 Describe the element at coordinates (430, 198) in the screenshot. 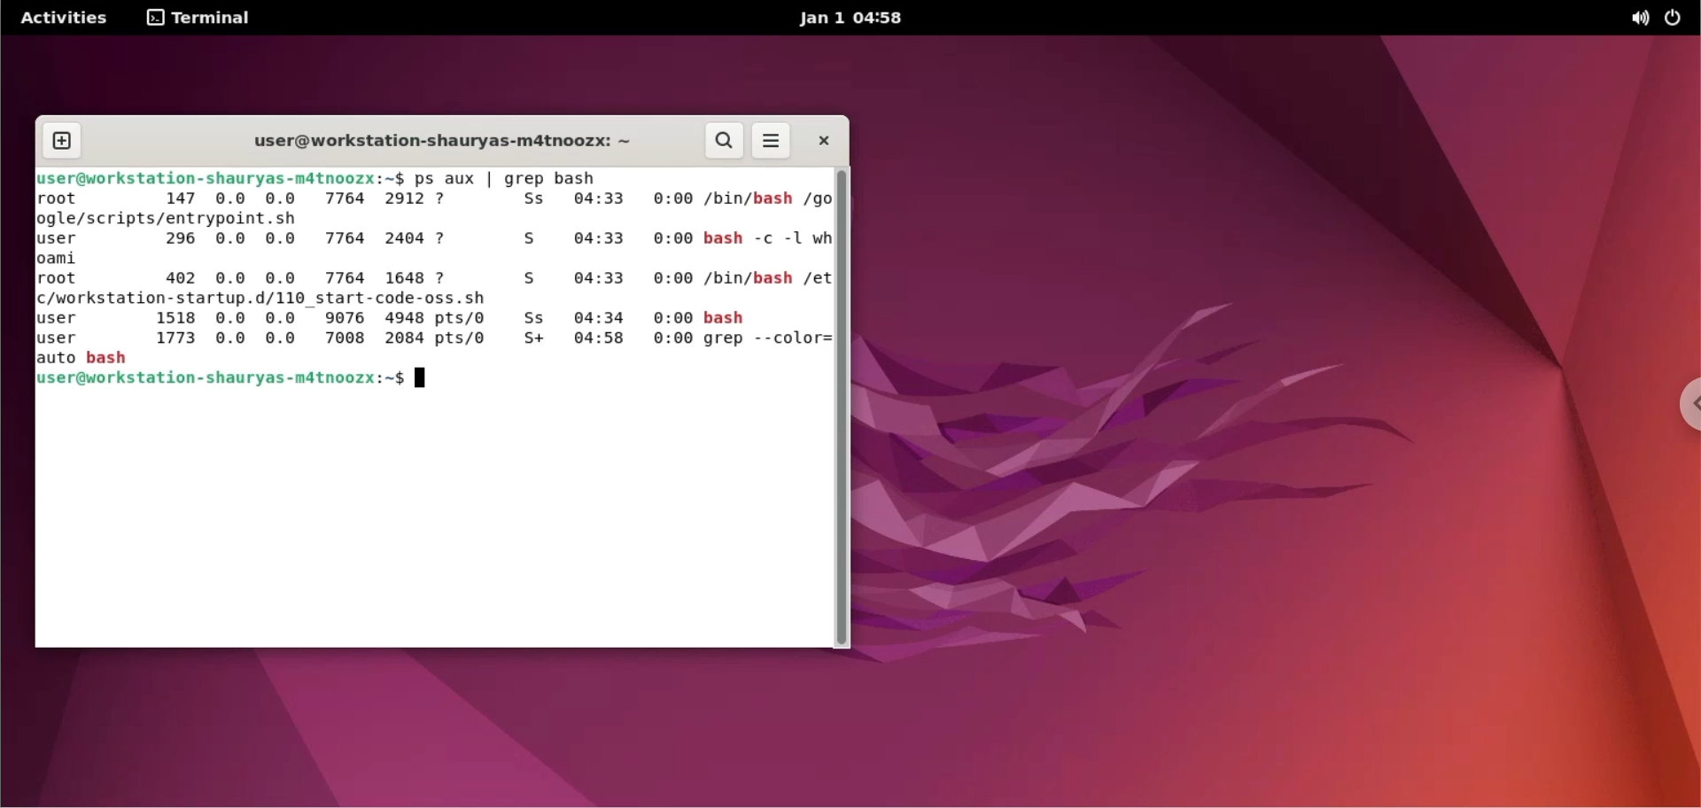

I see `root 147 0.0 0.0 7764 2912 ? $s 04:33 0:00 /bin/bash /go` at that location.